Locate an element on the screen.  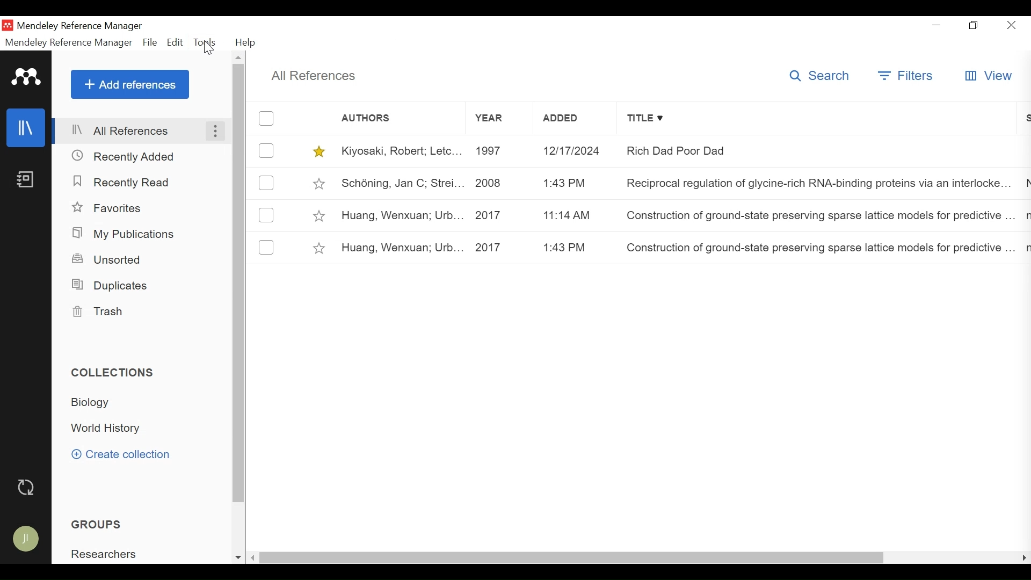
Tools is located at coordinates (206, 43).